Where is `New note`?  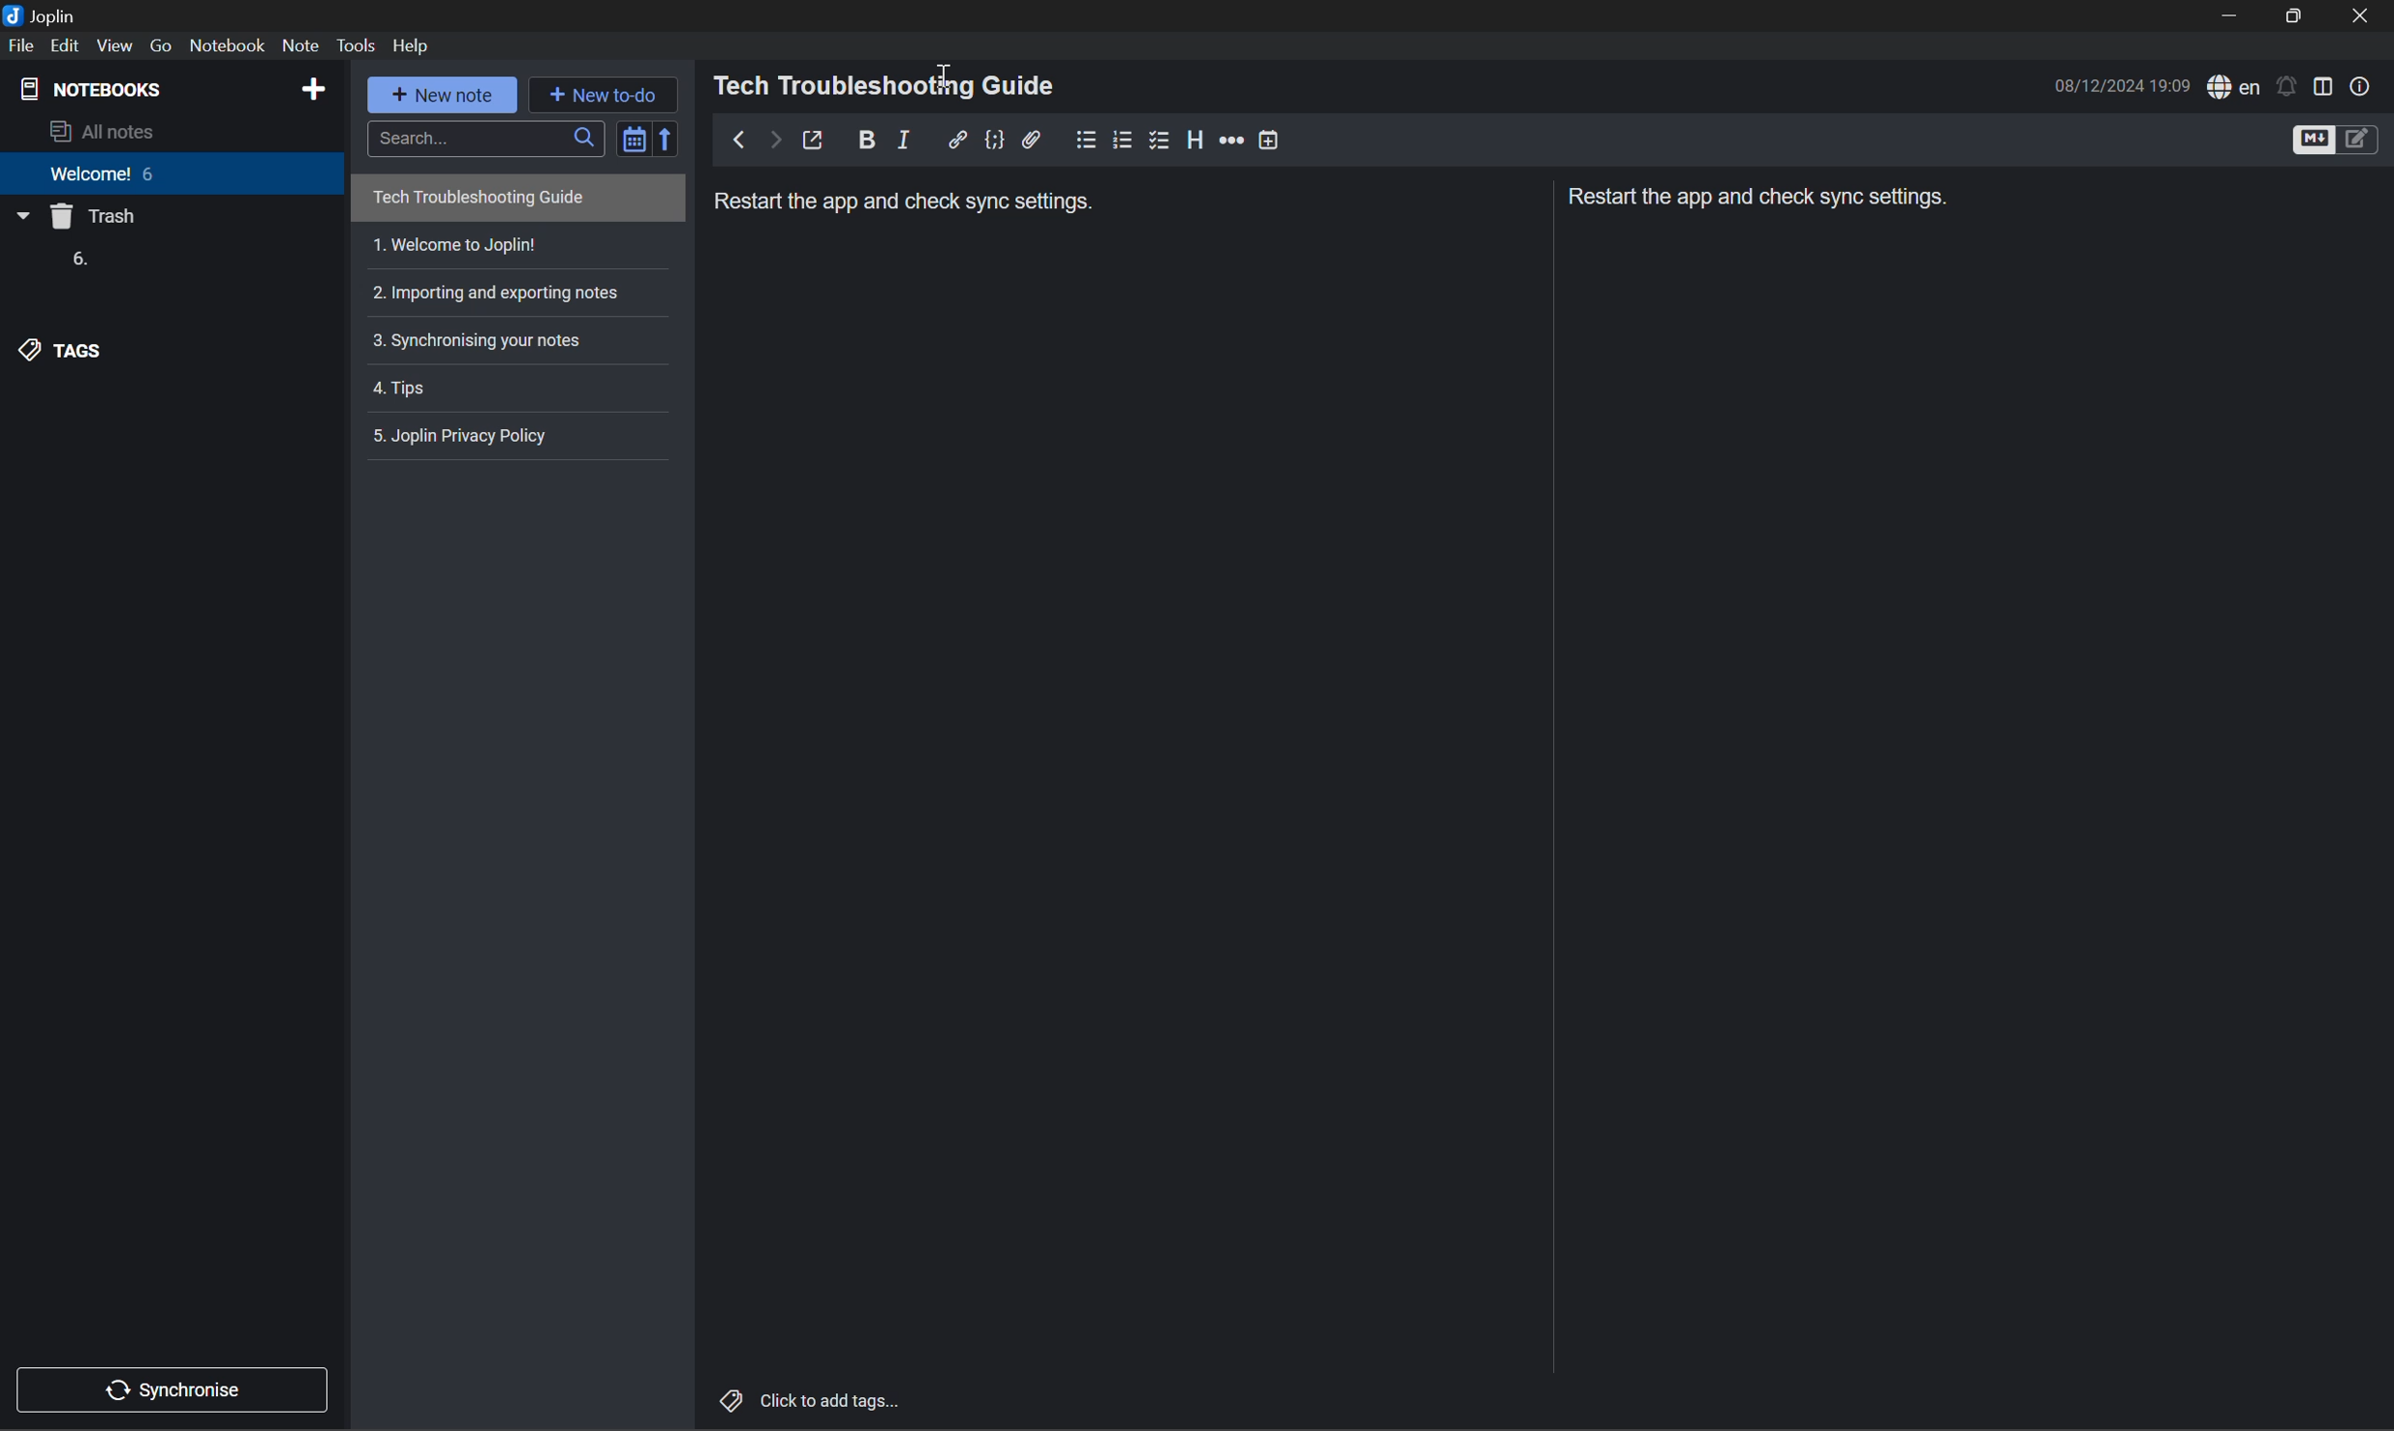 New note is located at coordinates (447, 96).